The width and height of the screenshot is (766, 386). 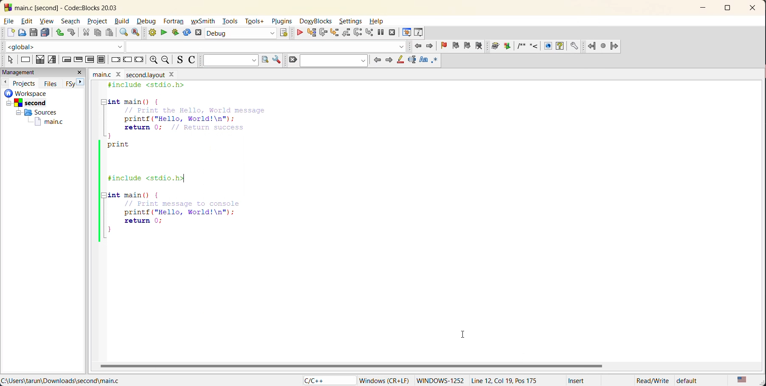 I want to click on default, so click(x=692, y=380).